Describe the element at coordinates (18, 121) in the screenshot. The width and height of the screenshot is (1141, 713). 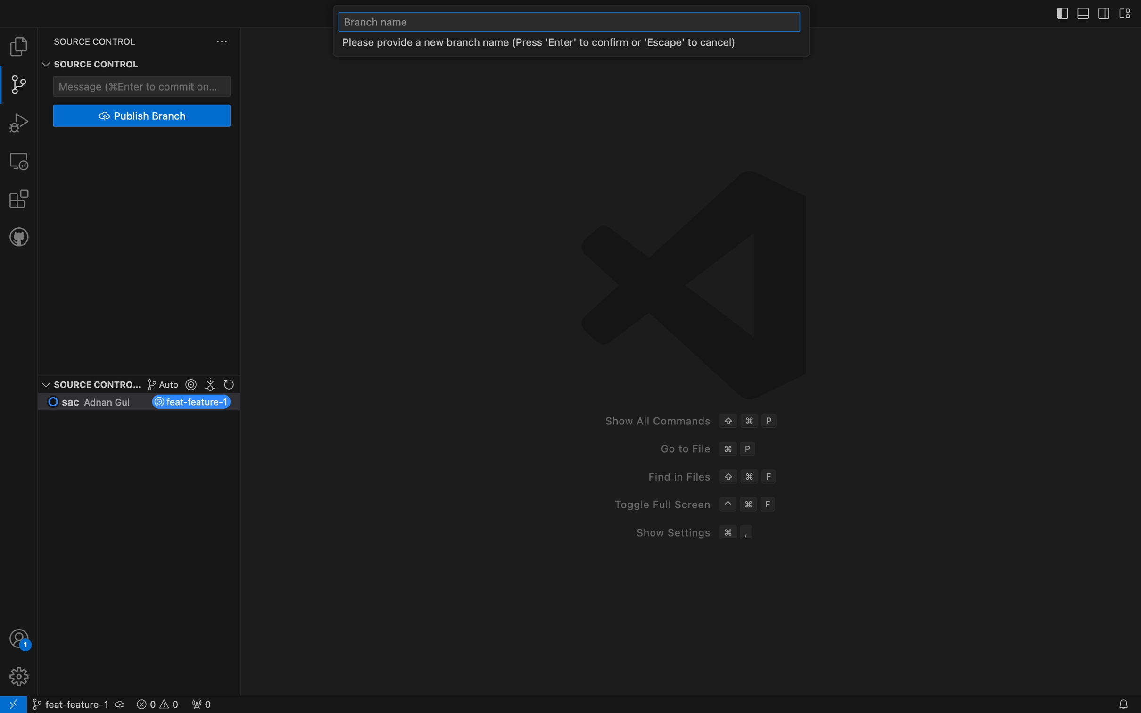
I see `debugger` at that location.